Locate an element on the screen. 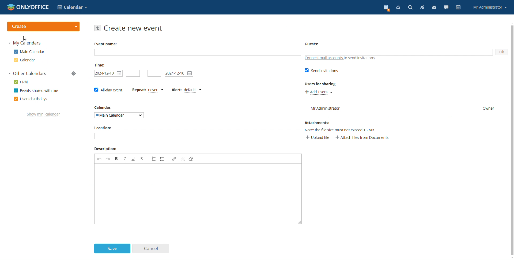 The height and width of the screenshot is (260, 514). upload file is located at coordinates (319, 138).